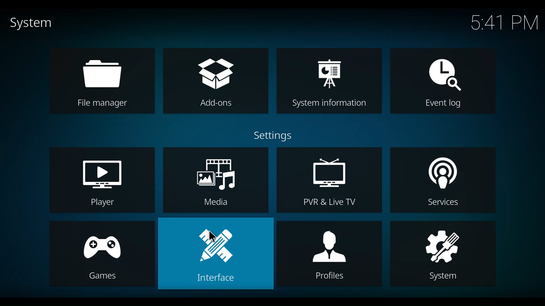 The height and width of the screenshot is (306, 545). Describe the element at coordinates (443, 81) in the screenshot. I see `Event log` at that location.